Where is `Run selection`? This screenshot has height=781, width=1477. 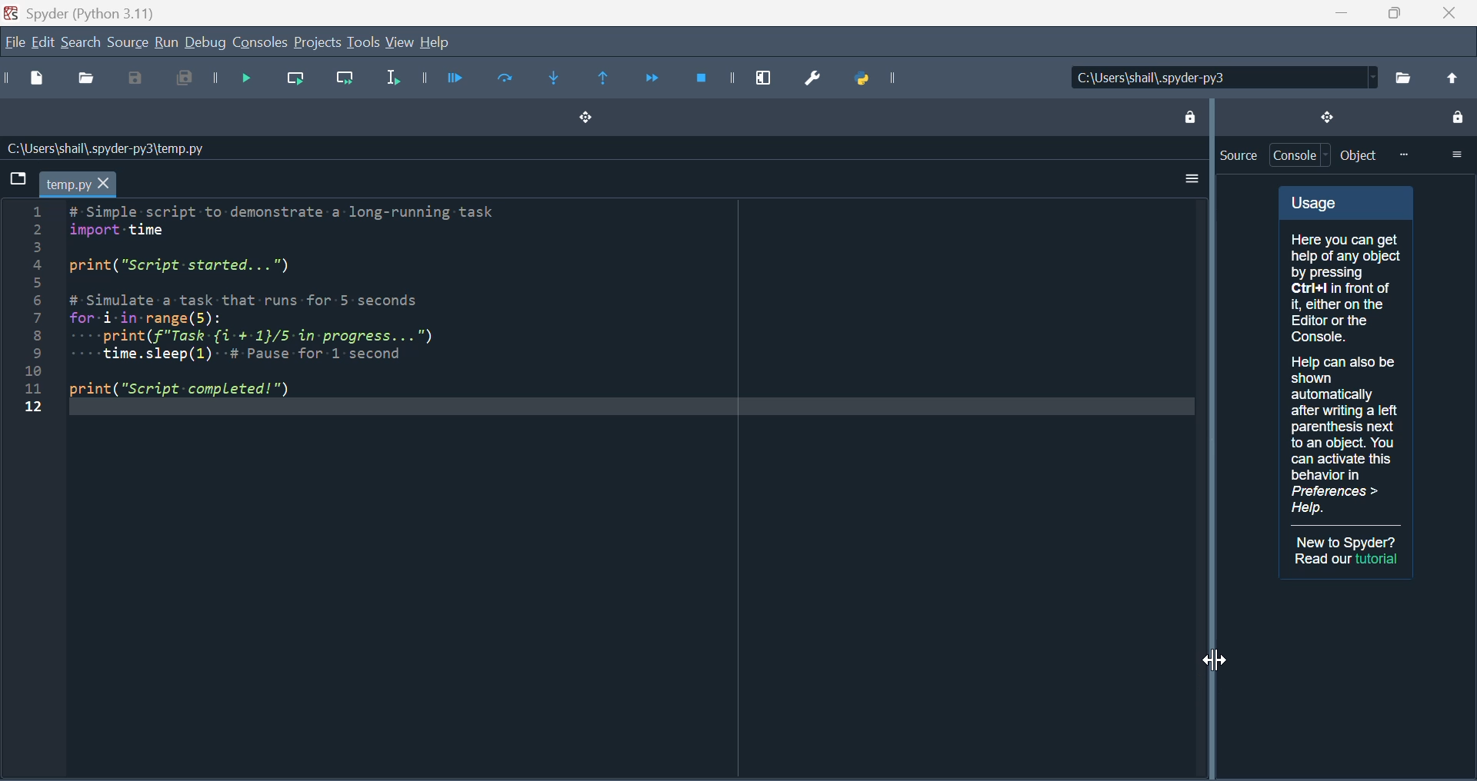 Run selection is located at coordinates (390, 81).